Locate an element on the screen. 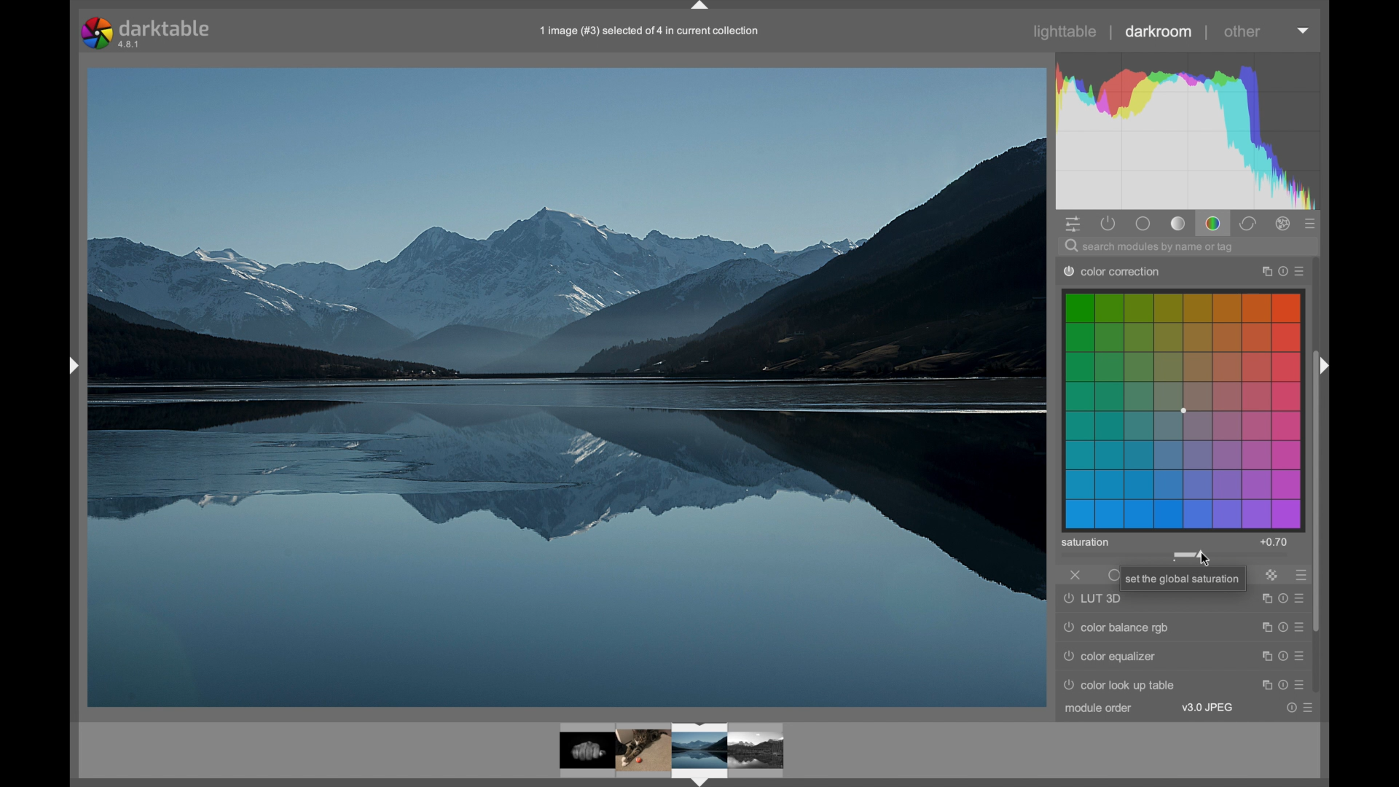 Image resolution: width=1399 pixels, height=787 pixels. v3.0 jpeg is located at coordinates (1208, 708).